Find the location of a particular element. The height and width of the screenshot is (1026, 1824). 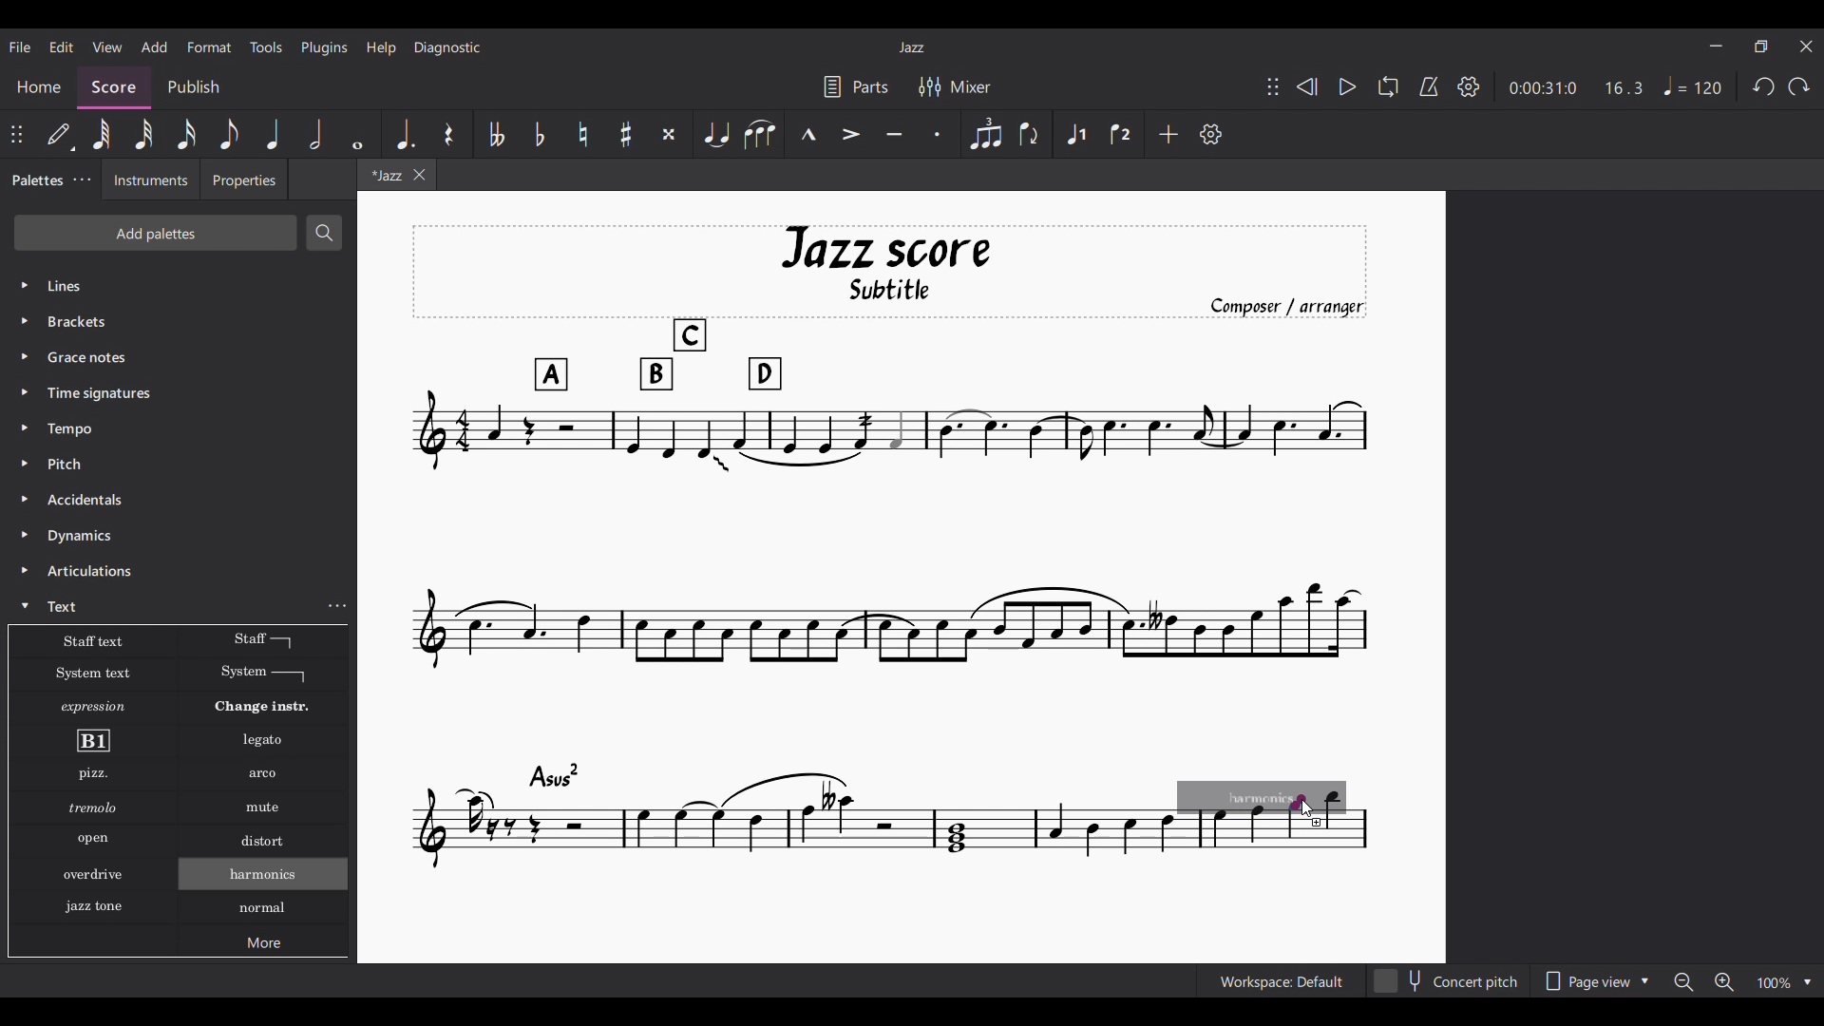

Tenuto is located at coordinates (895, 134).